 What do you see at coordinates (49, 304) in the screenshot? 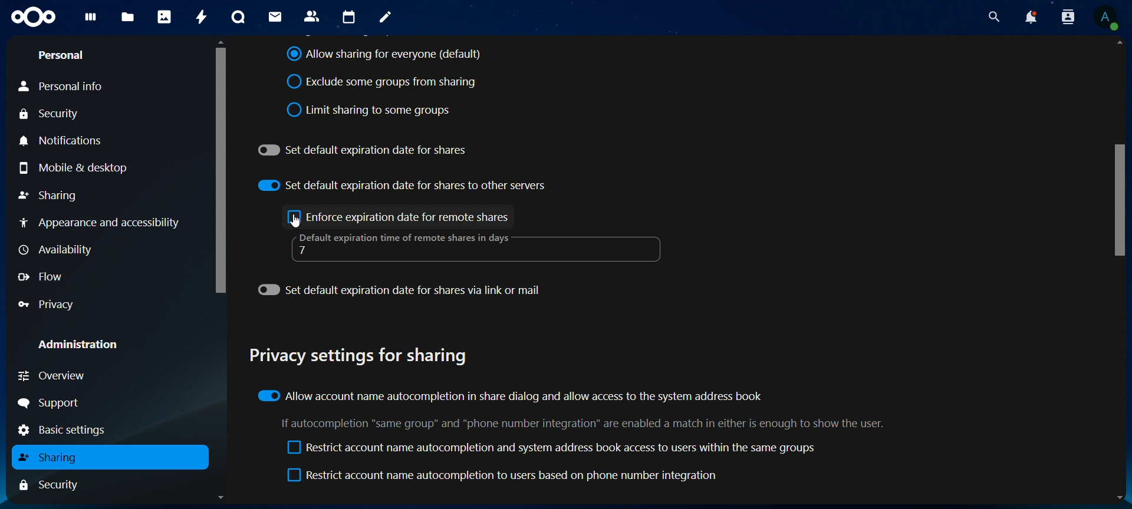
I see `privacy` at bounding box center [49, 304].